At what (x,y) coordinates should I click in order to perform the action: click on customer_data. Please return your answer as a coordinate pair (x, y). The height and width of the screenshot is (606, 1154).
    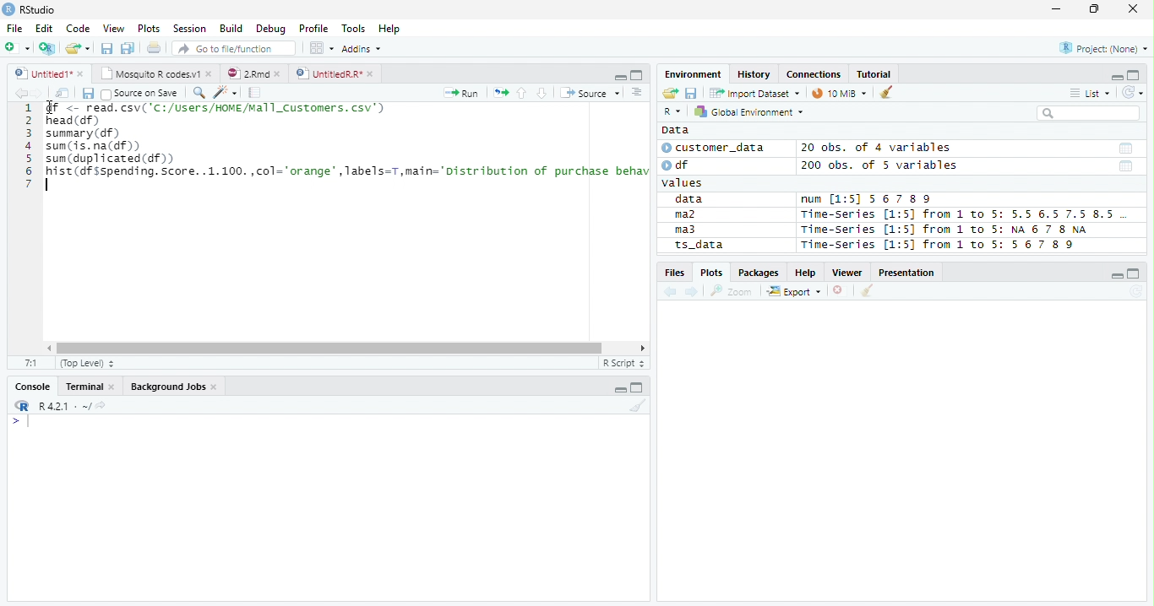
    Looking at the image, I should click on (716, 148).